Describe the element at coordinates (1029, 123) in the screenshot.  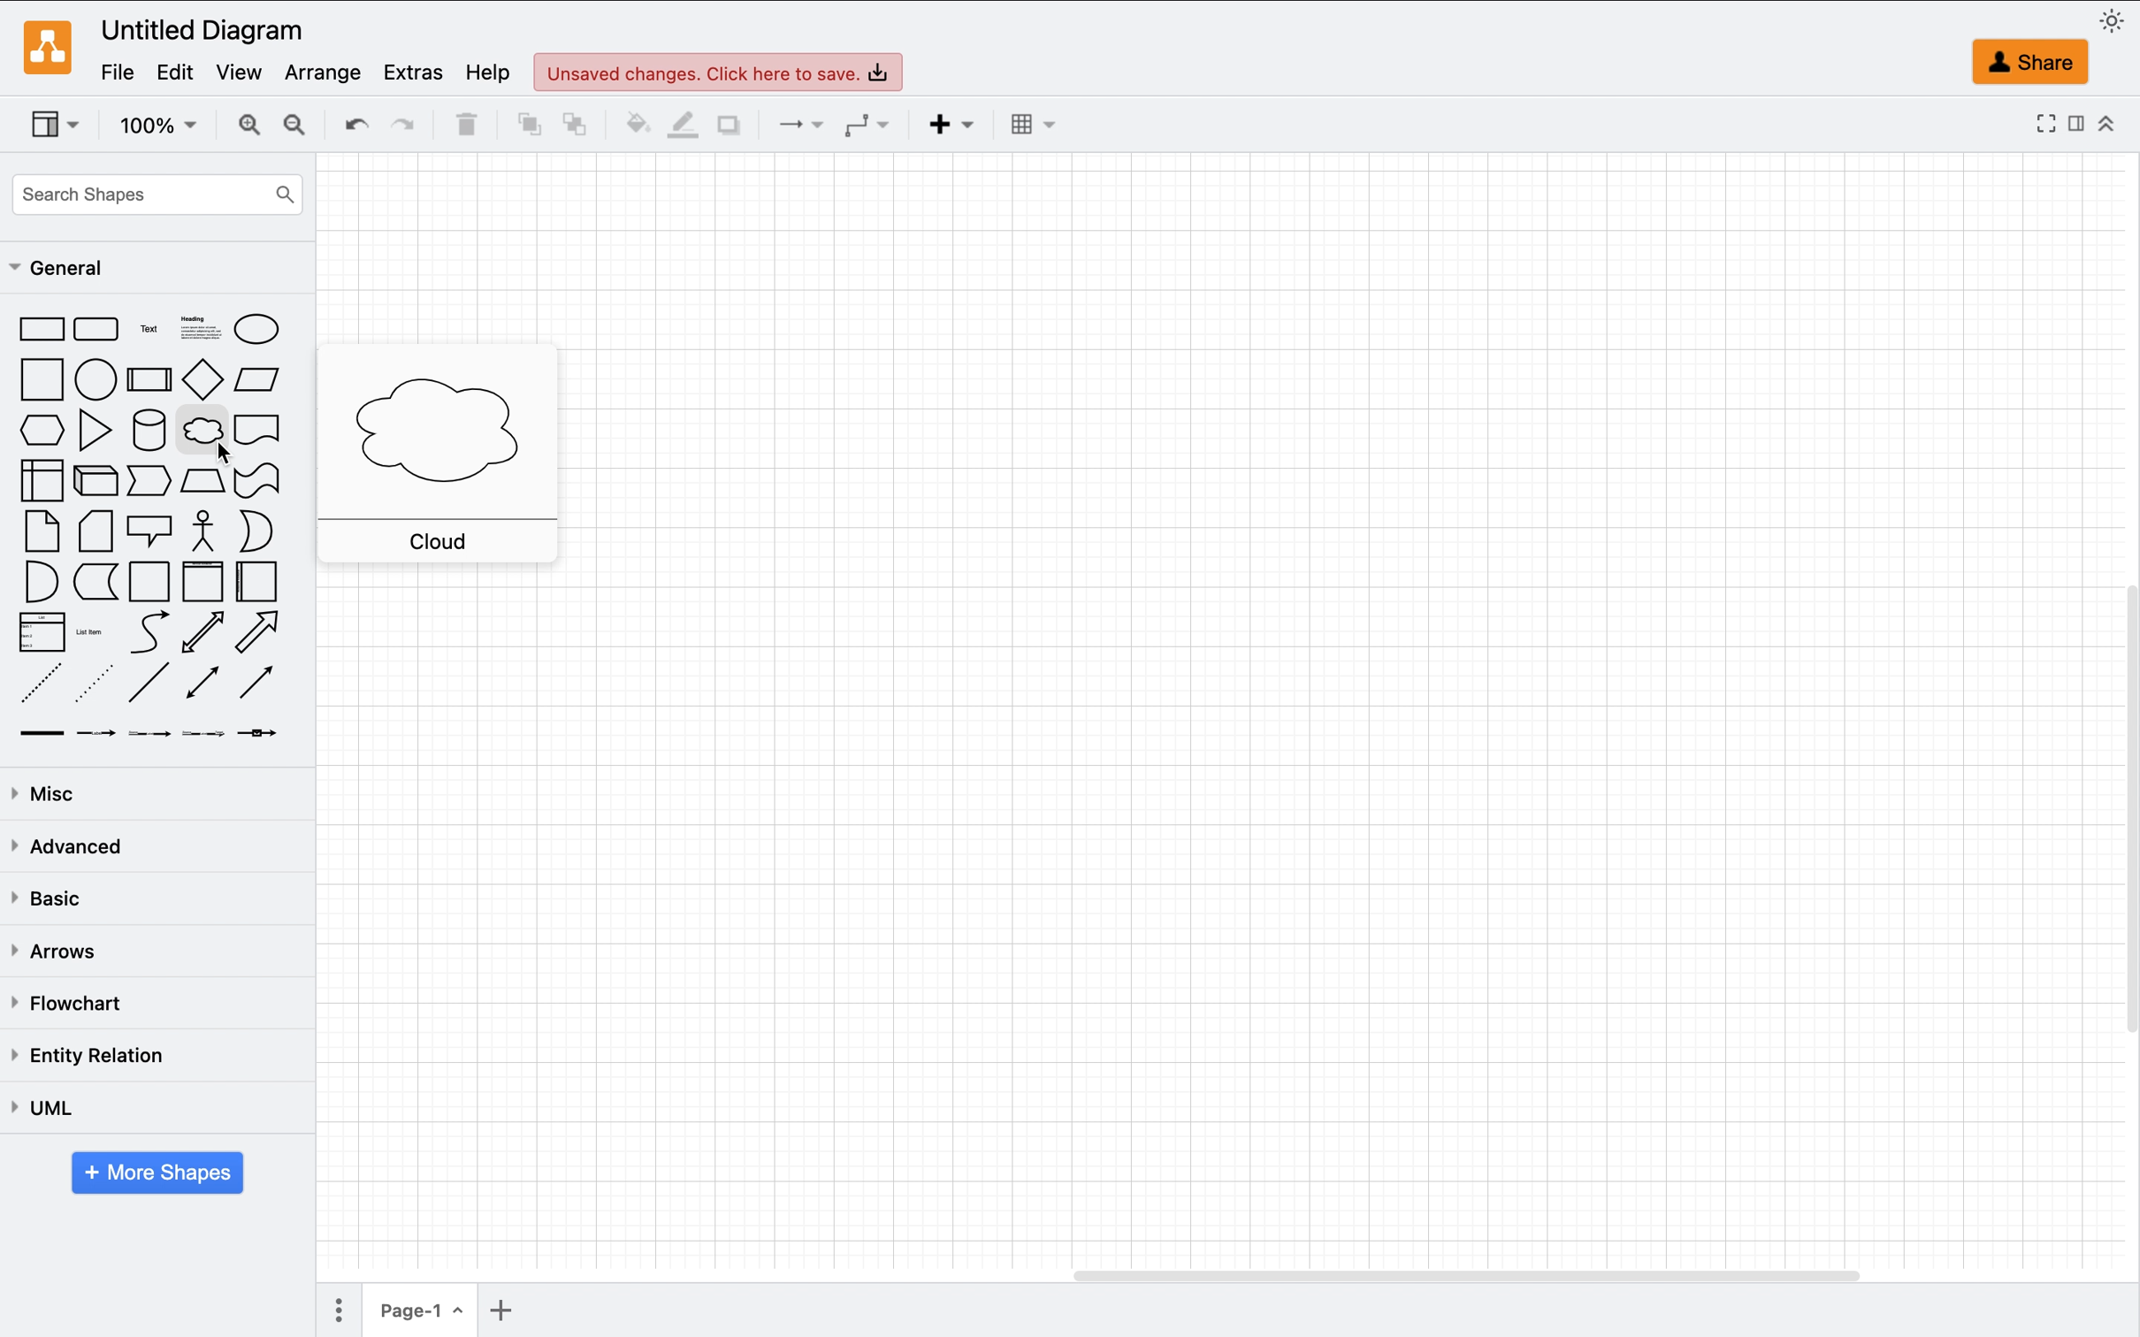
I see `table` at that location.